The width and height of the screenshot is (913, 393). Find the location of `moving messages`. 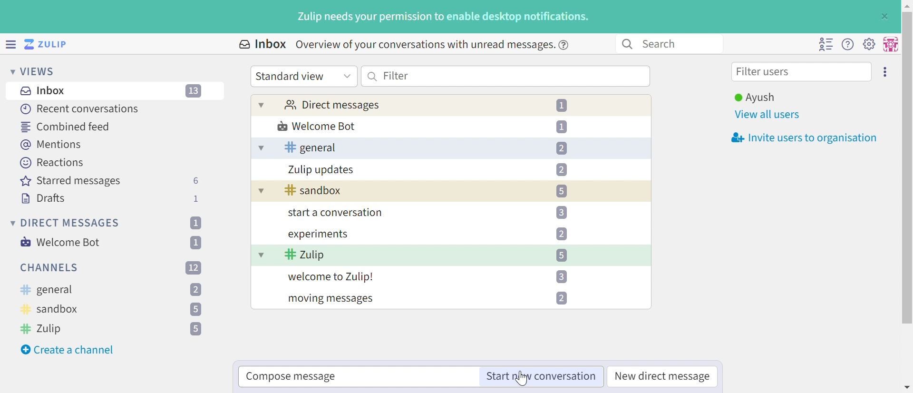

moving messages is located at coordinates (330, 300).